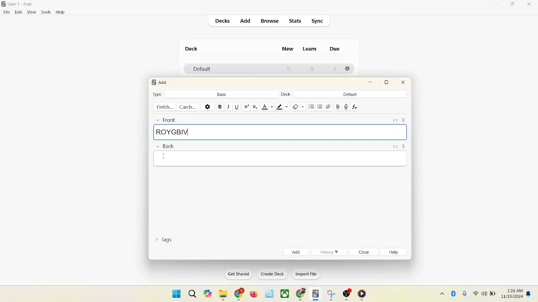 This screenshot has width=538, height=302. I want to click on file, so click(5, 12).